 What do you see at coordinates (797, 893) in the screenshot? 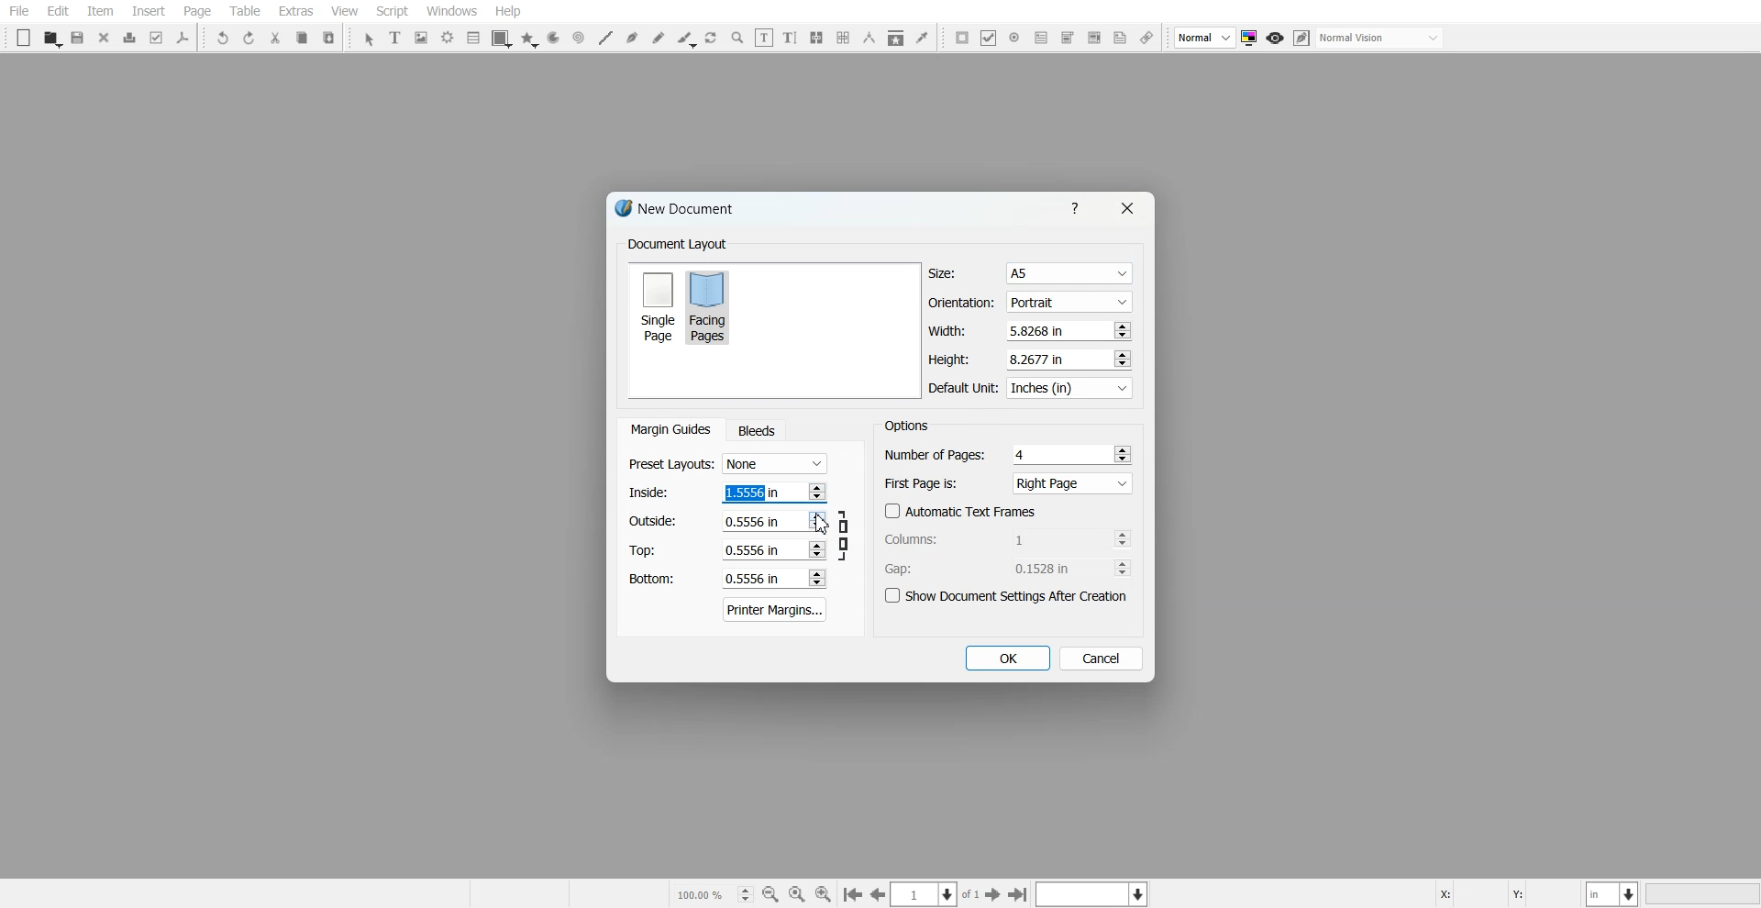
I see `Zoom to 100%` at bounding box center [797, 893].